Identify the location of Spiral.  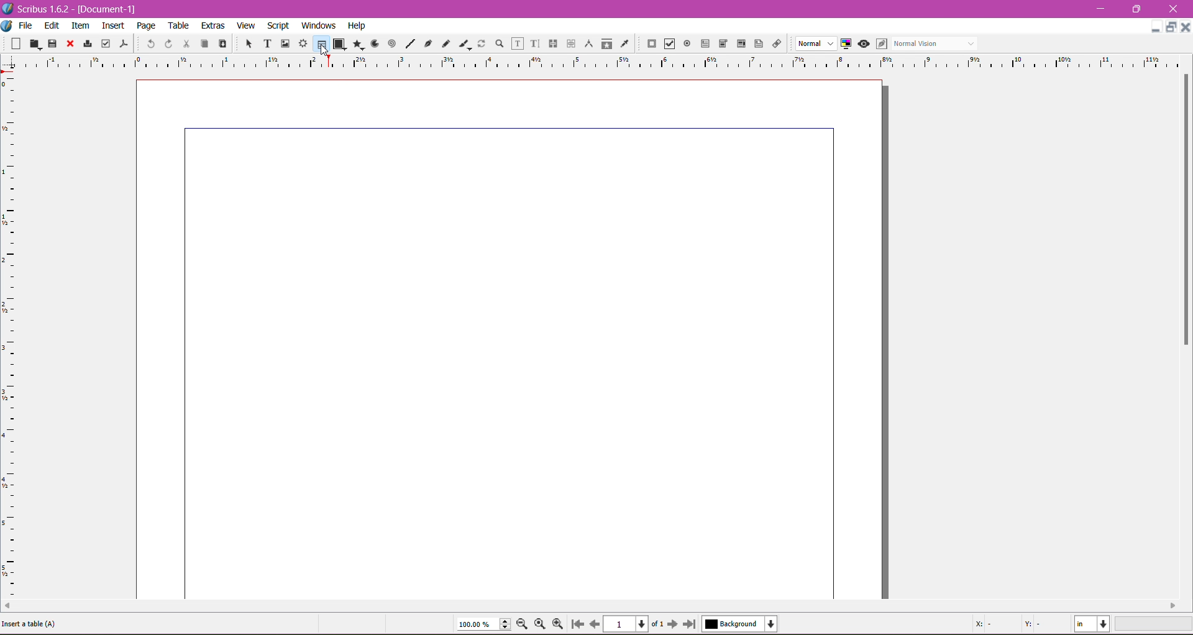
(391, 43).